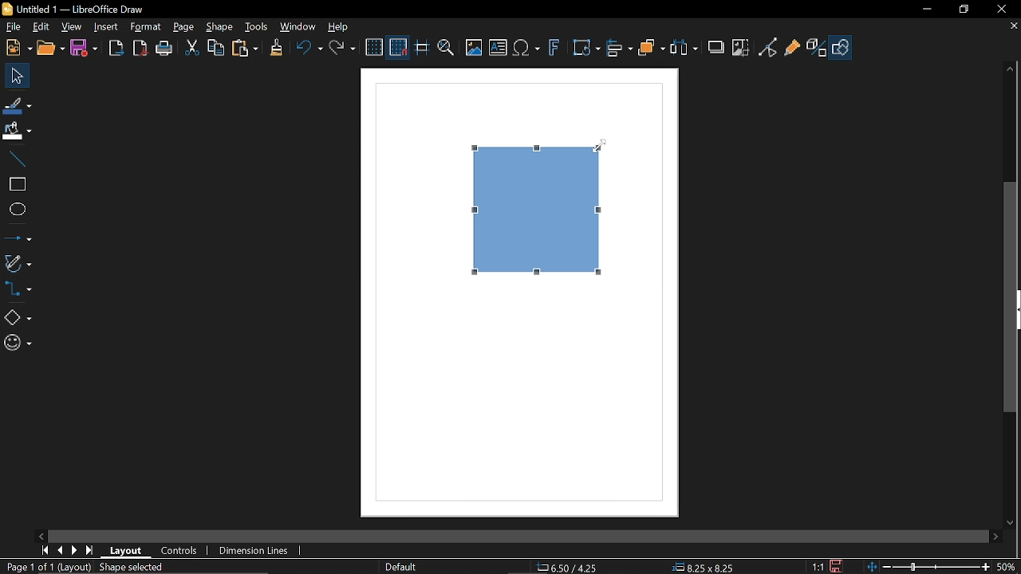 This screenshot has width=1021, height=574. I want to click on Open, so click(50, 49).